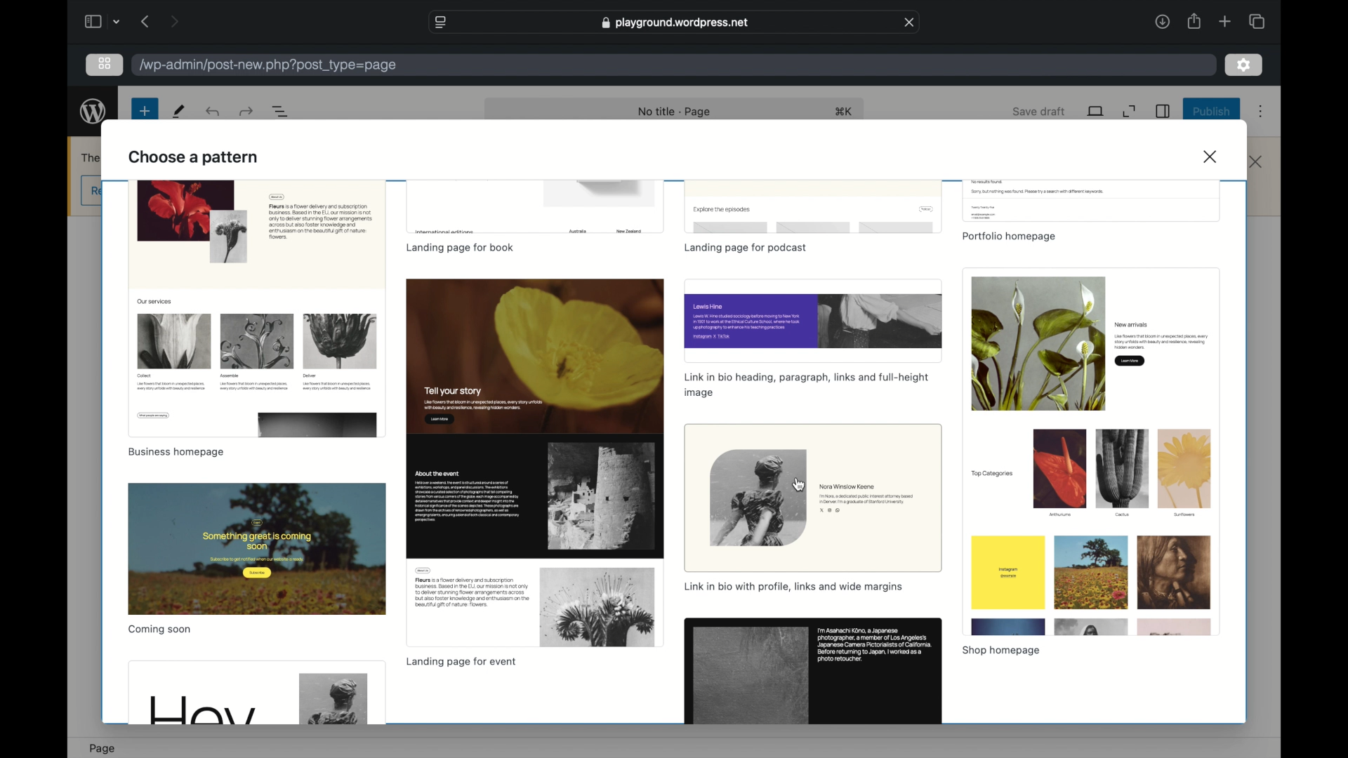  What do you see at coordinates (1008, 237) in the screenshot?
I see `portfolio homepage` at bounding box center [1008, 237].